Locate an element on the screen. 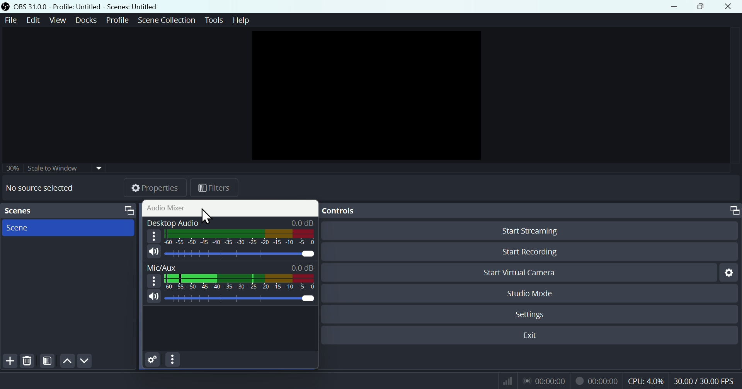 This screenshot has width=742, height=389. Down is located at coordinates (85, 361).